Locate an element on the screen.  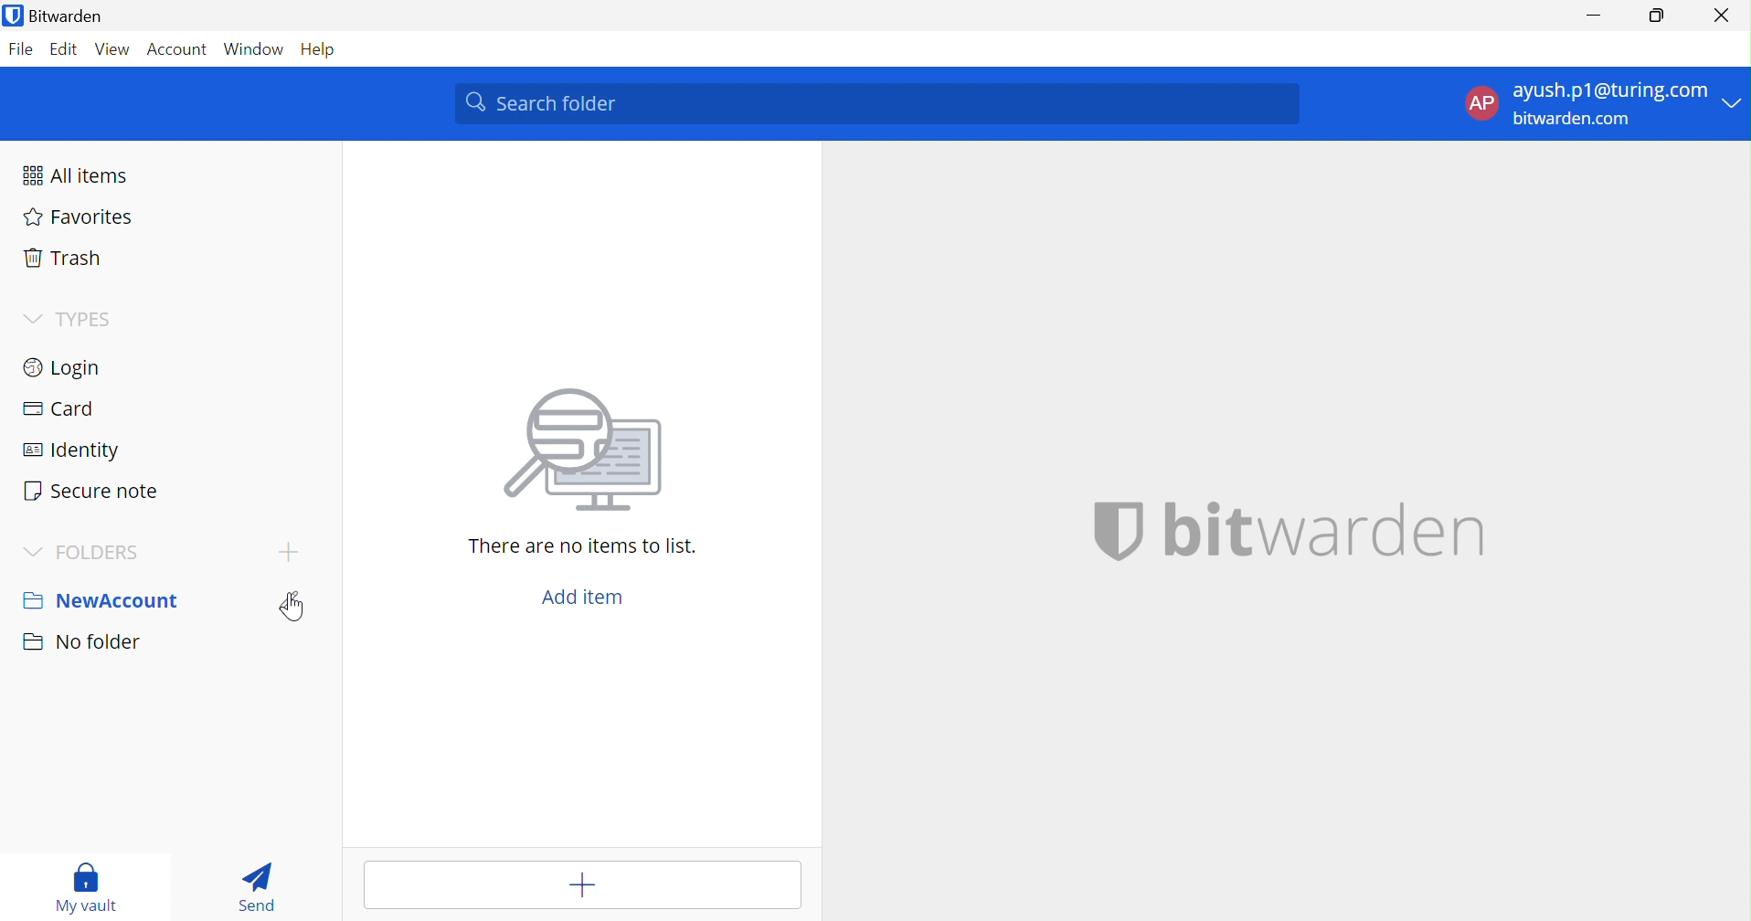
FOLDERS is located at coordinates (109, 551).